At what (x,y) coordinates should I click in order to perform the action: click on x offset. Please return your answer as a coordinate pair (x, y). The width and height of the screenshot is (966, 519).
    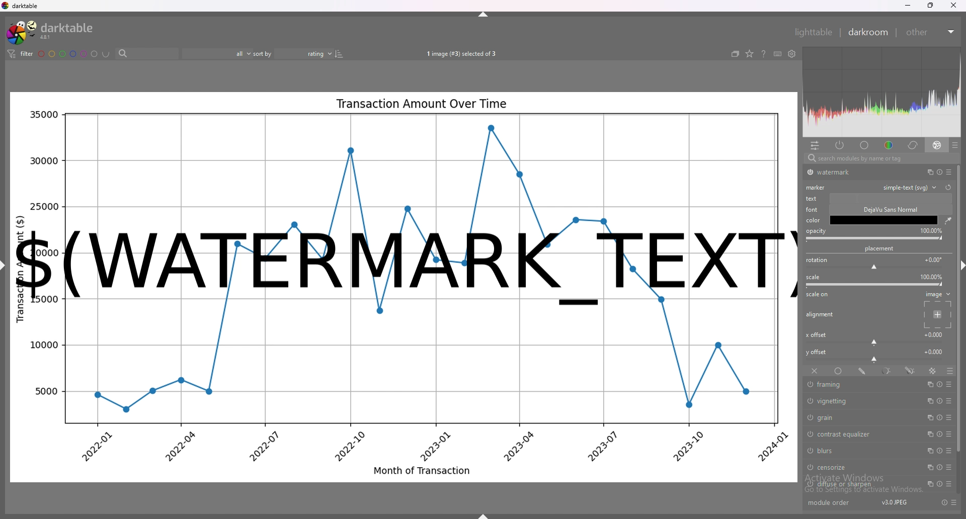
    Looking at the image, I should click on (935, 334).